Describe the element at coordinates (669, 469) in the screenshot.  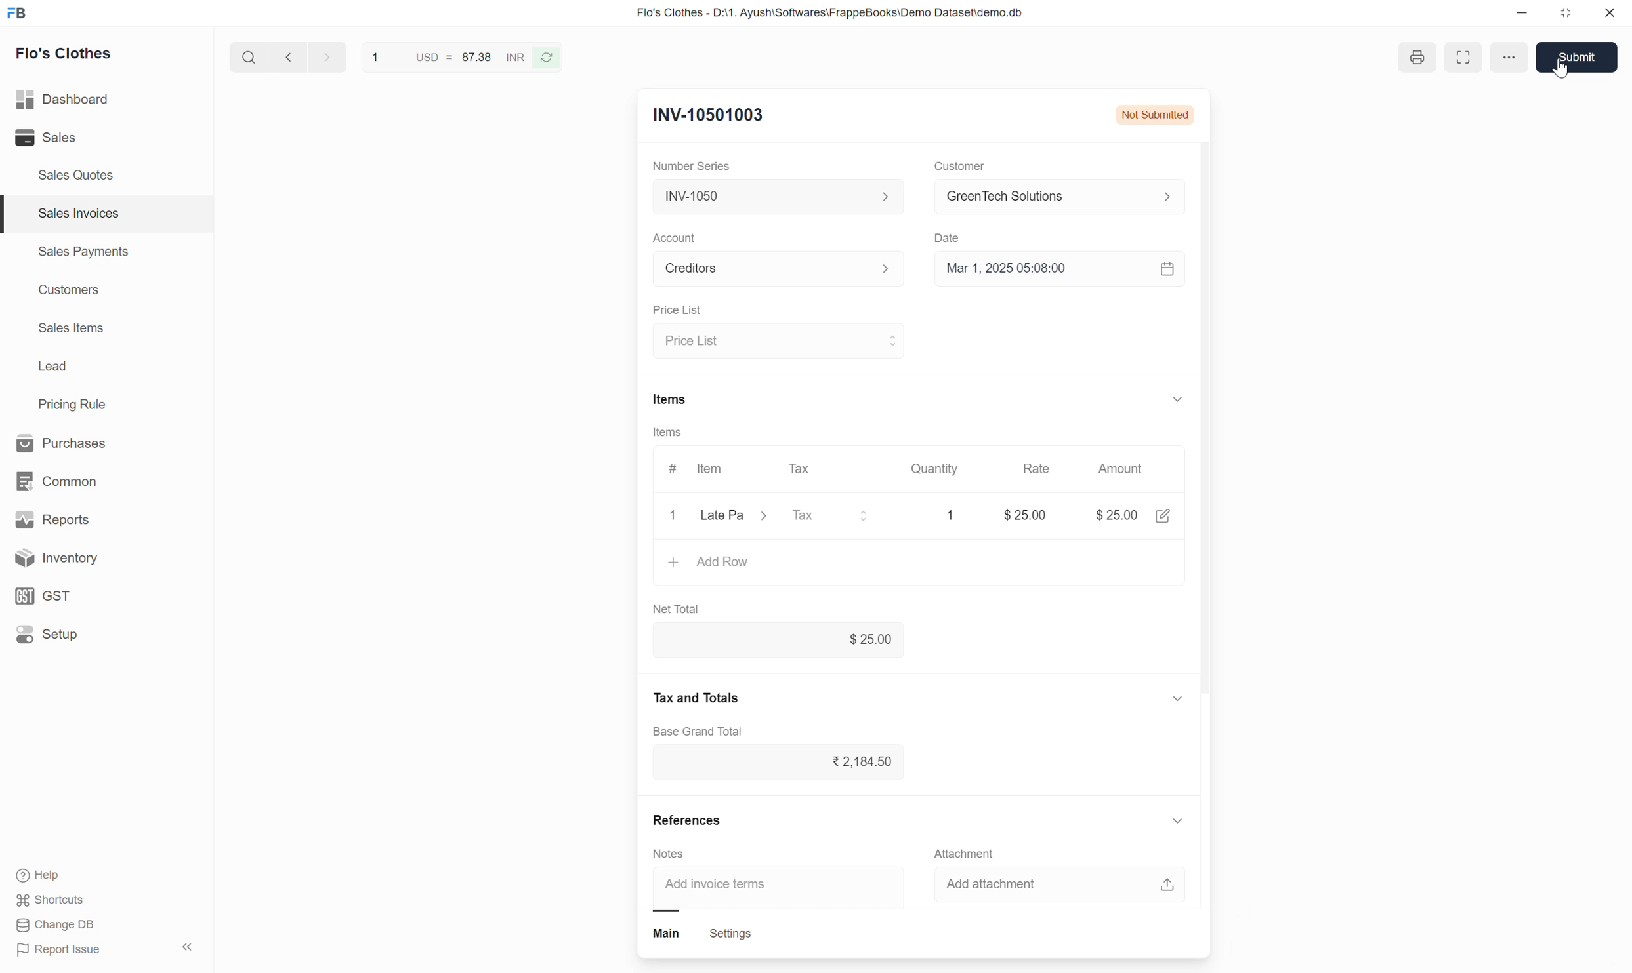
I see `#` at that location.